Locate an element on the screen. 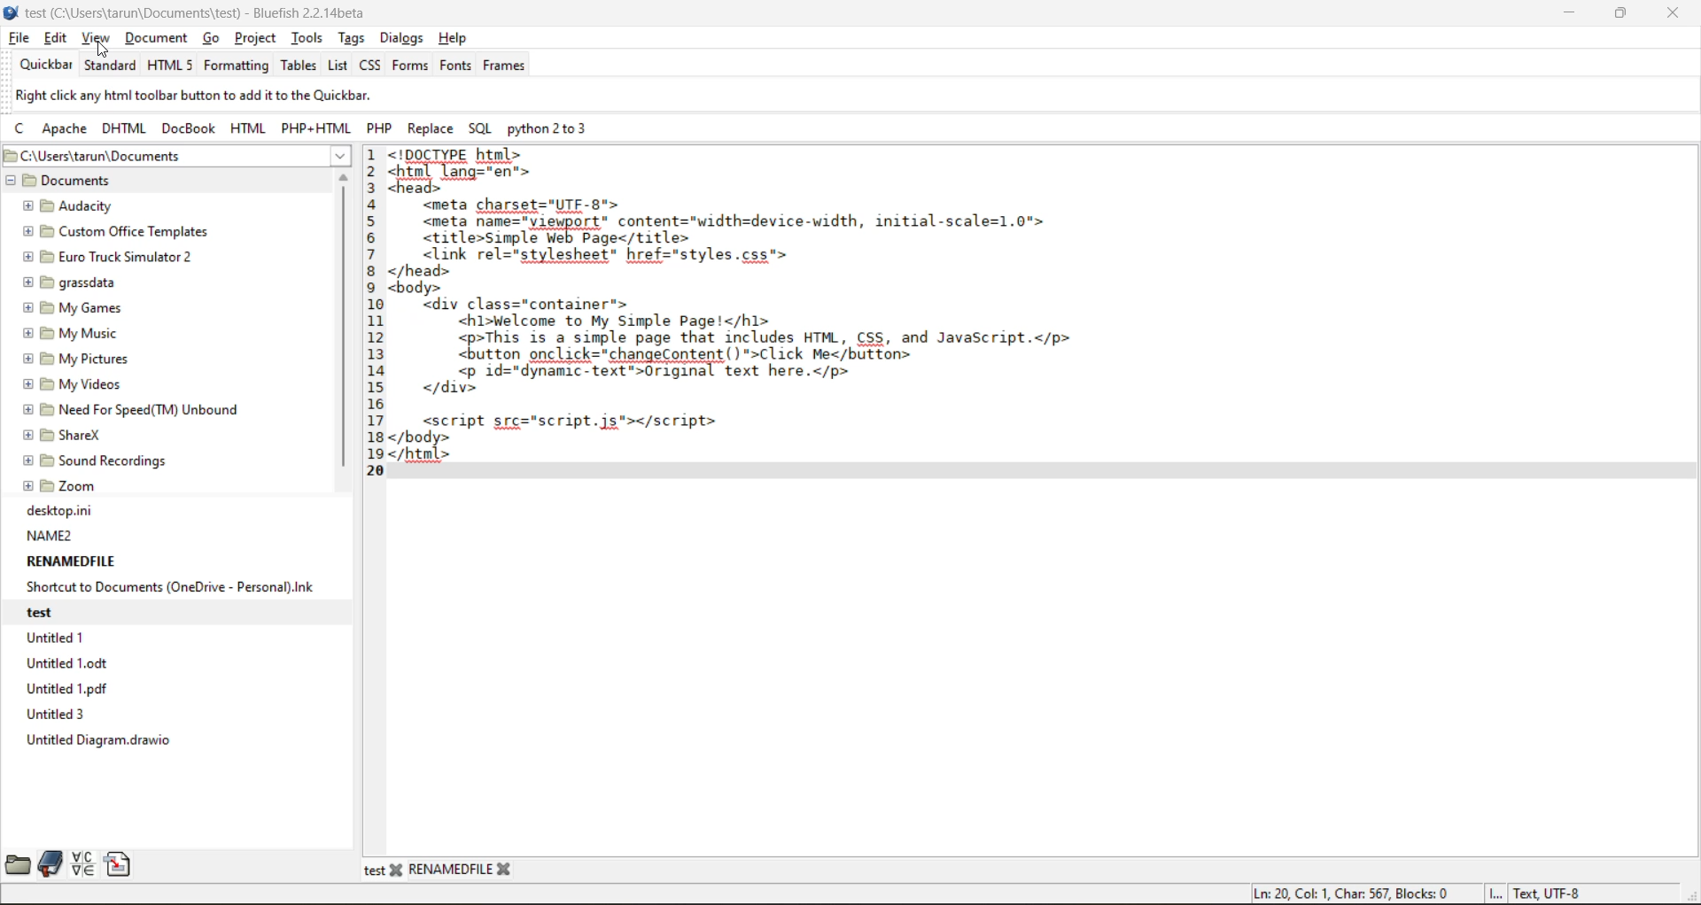  test is located at coordinates (62, 610).